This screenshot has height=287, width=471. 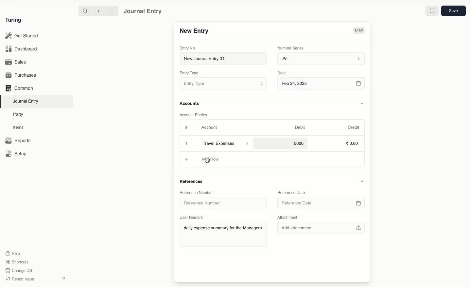 What do you see at coordinates (209, 159) in the screenshot?
I see `Add Row` at bounding box center [209, 159].